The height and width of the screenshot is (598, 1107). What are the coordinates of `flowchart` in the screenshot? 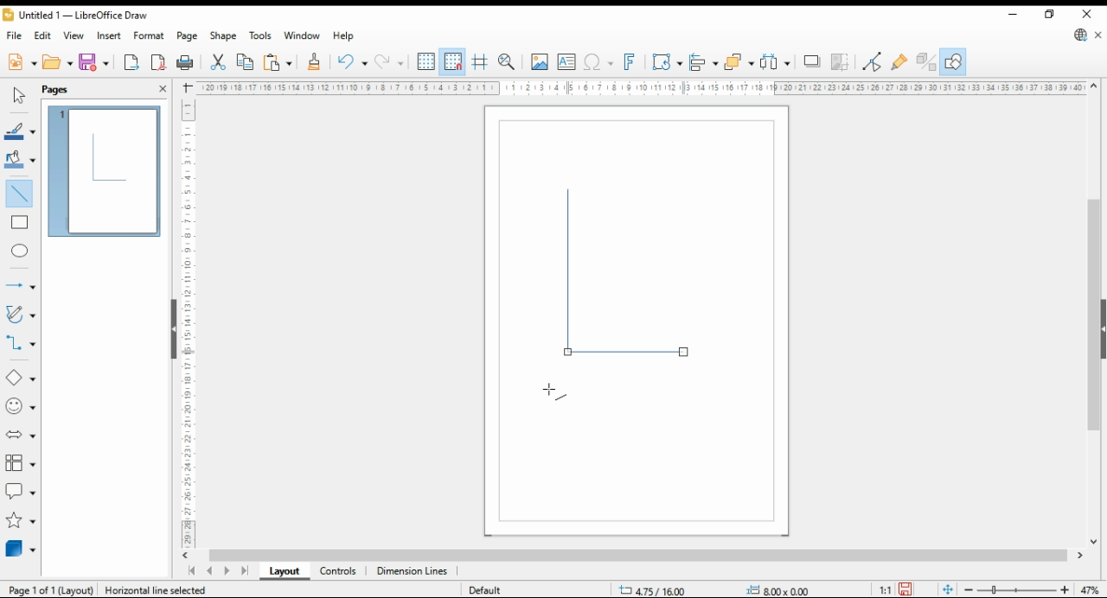 It's located at (21, 464).